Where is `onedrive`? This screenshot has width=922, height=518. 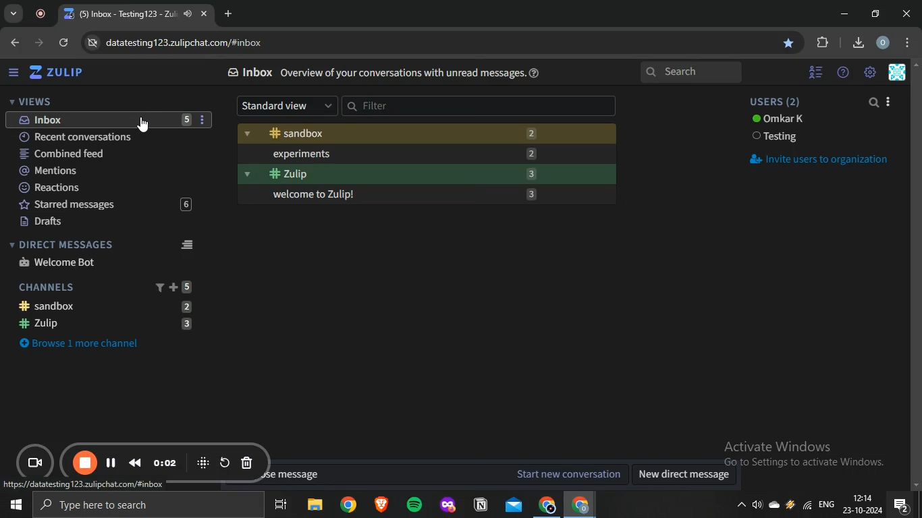 onedrive is located at coordinates (776, 506).